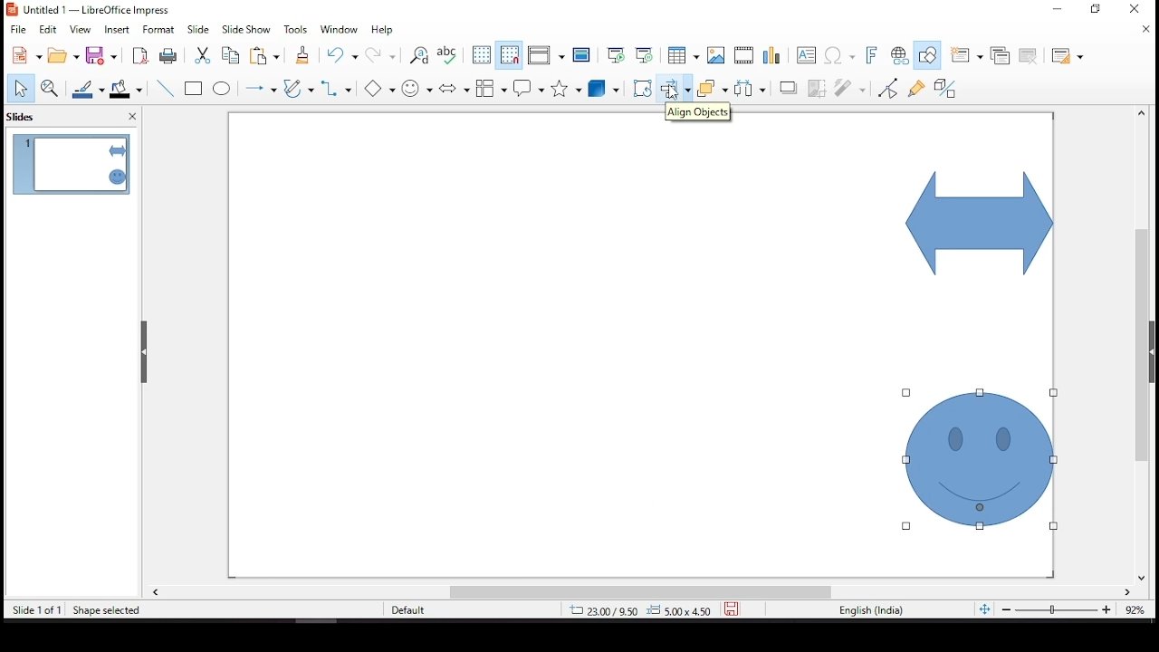 This screenshot has height=652, width=1159. What do you see at coordinates (966, 54) in the screenshot?
I see `new slide` at bounding box center [966, 54].